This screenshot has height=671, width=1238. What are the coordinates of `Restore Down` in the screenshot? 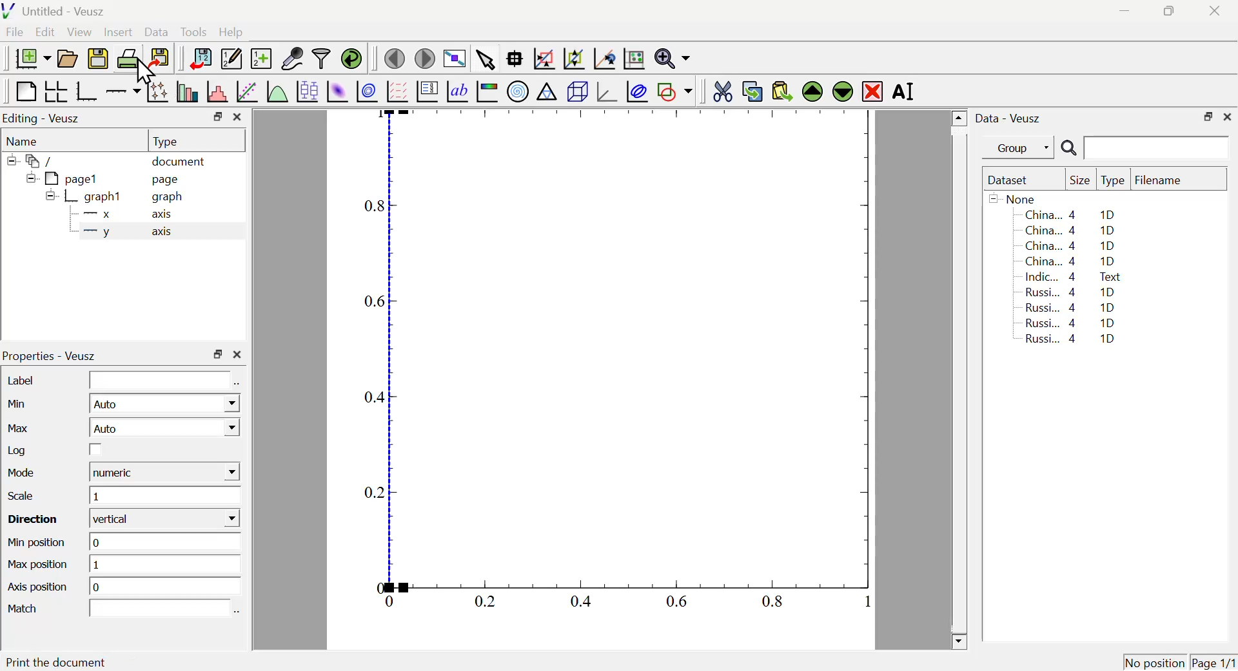 It's located at (217, 117).